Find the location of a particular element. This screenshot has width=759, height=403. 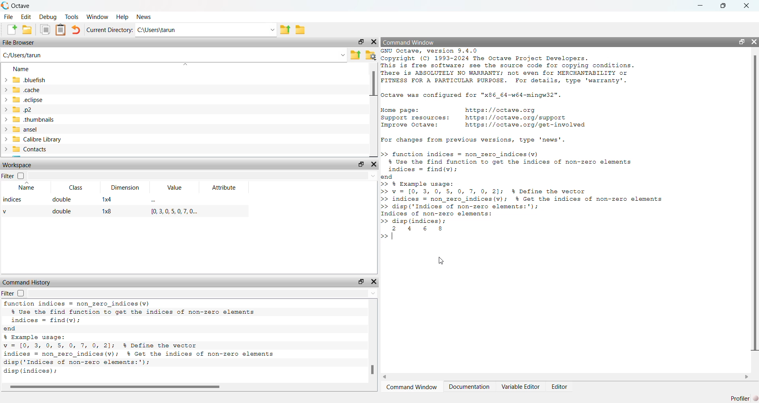

GNU Octave, version 9.4.0

Copyright (C) 1993-2024 The Octave Project Developers.

This is free software; see the source code for copying conditions.
There is ABSOLUTELY NO WARRANTY; not even for MERCHANTABILITY or
FITNESS FOR A PARTICULAR PURPOSE. For details, type 'warranty'.
Octave was configured for "x86_64-w64-mingw32".

Home page: https://octave.org

Support resources: https: //octave.org/support

Improve Octave: https://octave.org/get-involved

For changes from previous versions, type 'news'. is located at coordinates (521, 96).